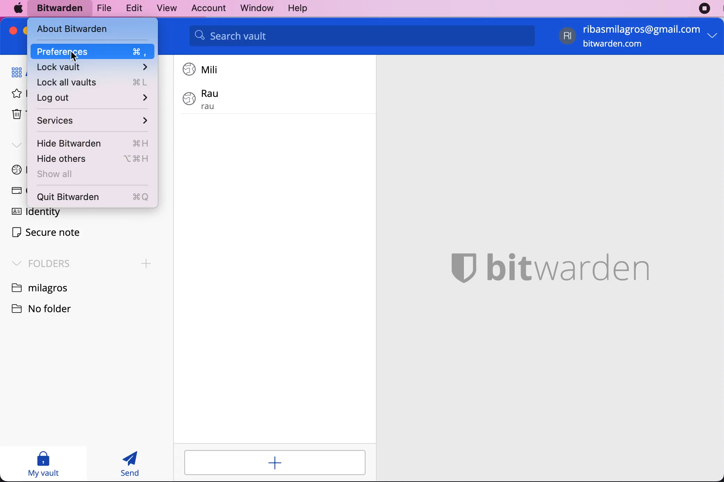 The height and width of the screenshot is (482, 724). Describe the element at coordinates (41, 287) in the screenshot. I see `folder name` at that location.